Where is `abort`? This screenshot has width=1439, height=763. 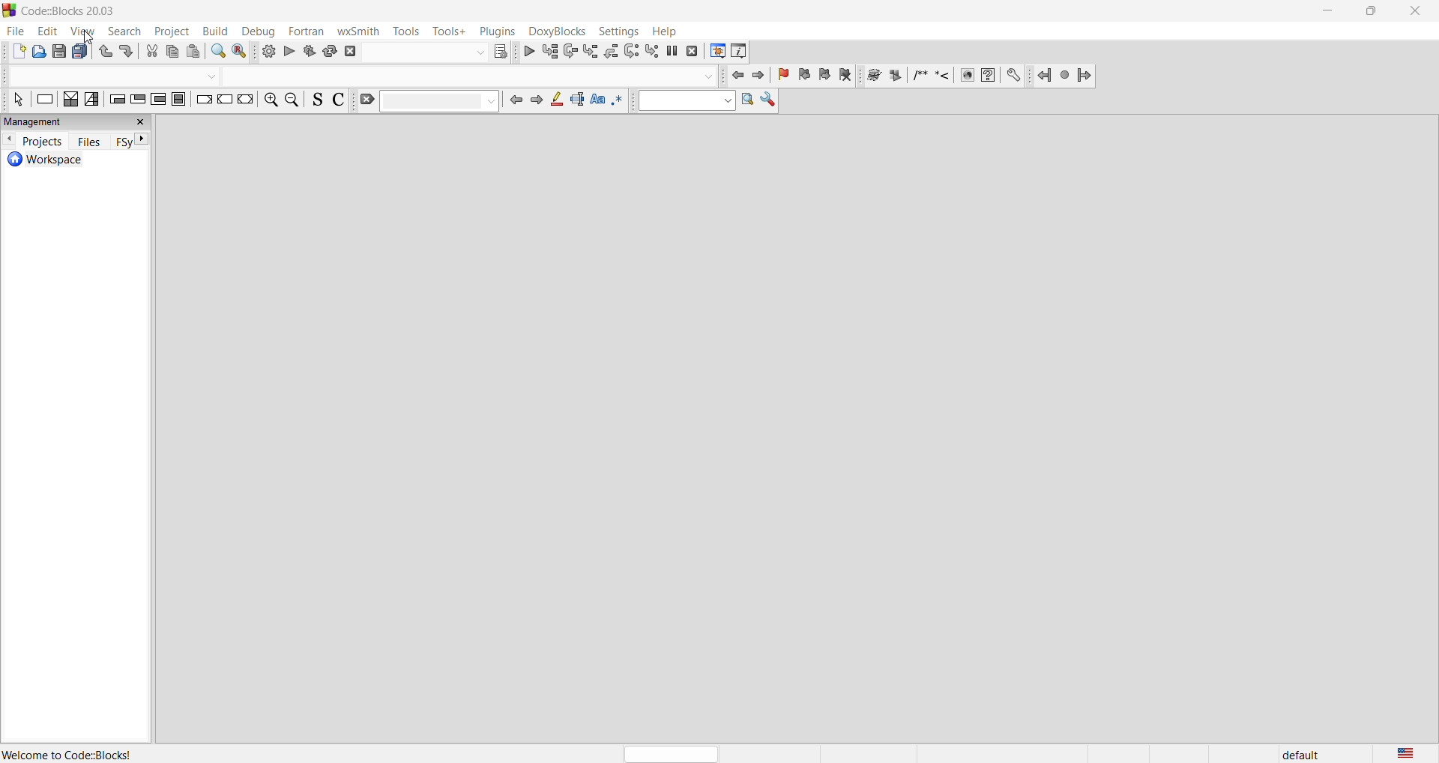
abort is located at coordinates (349, 52).